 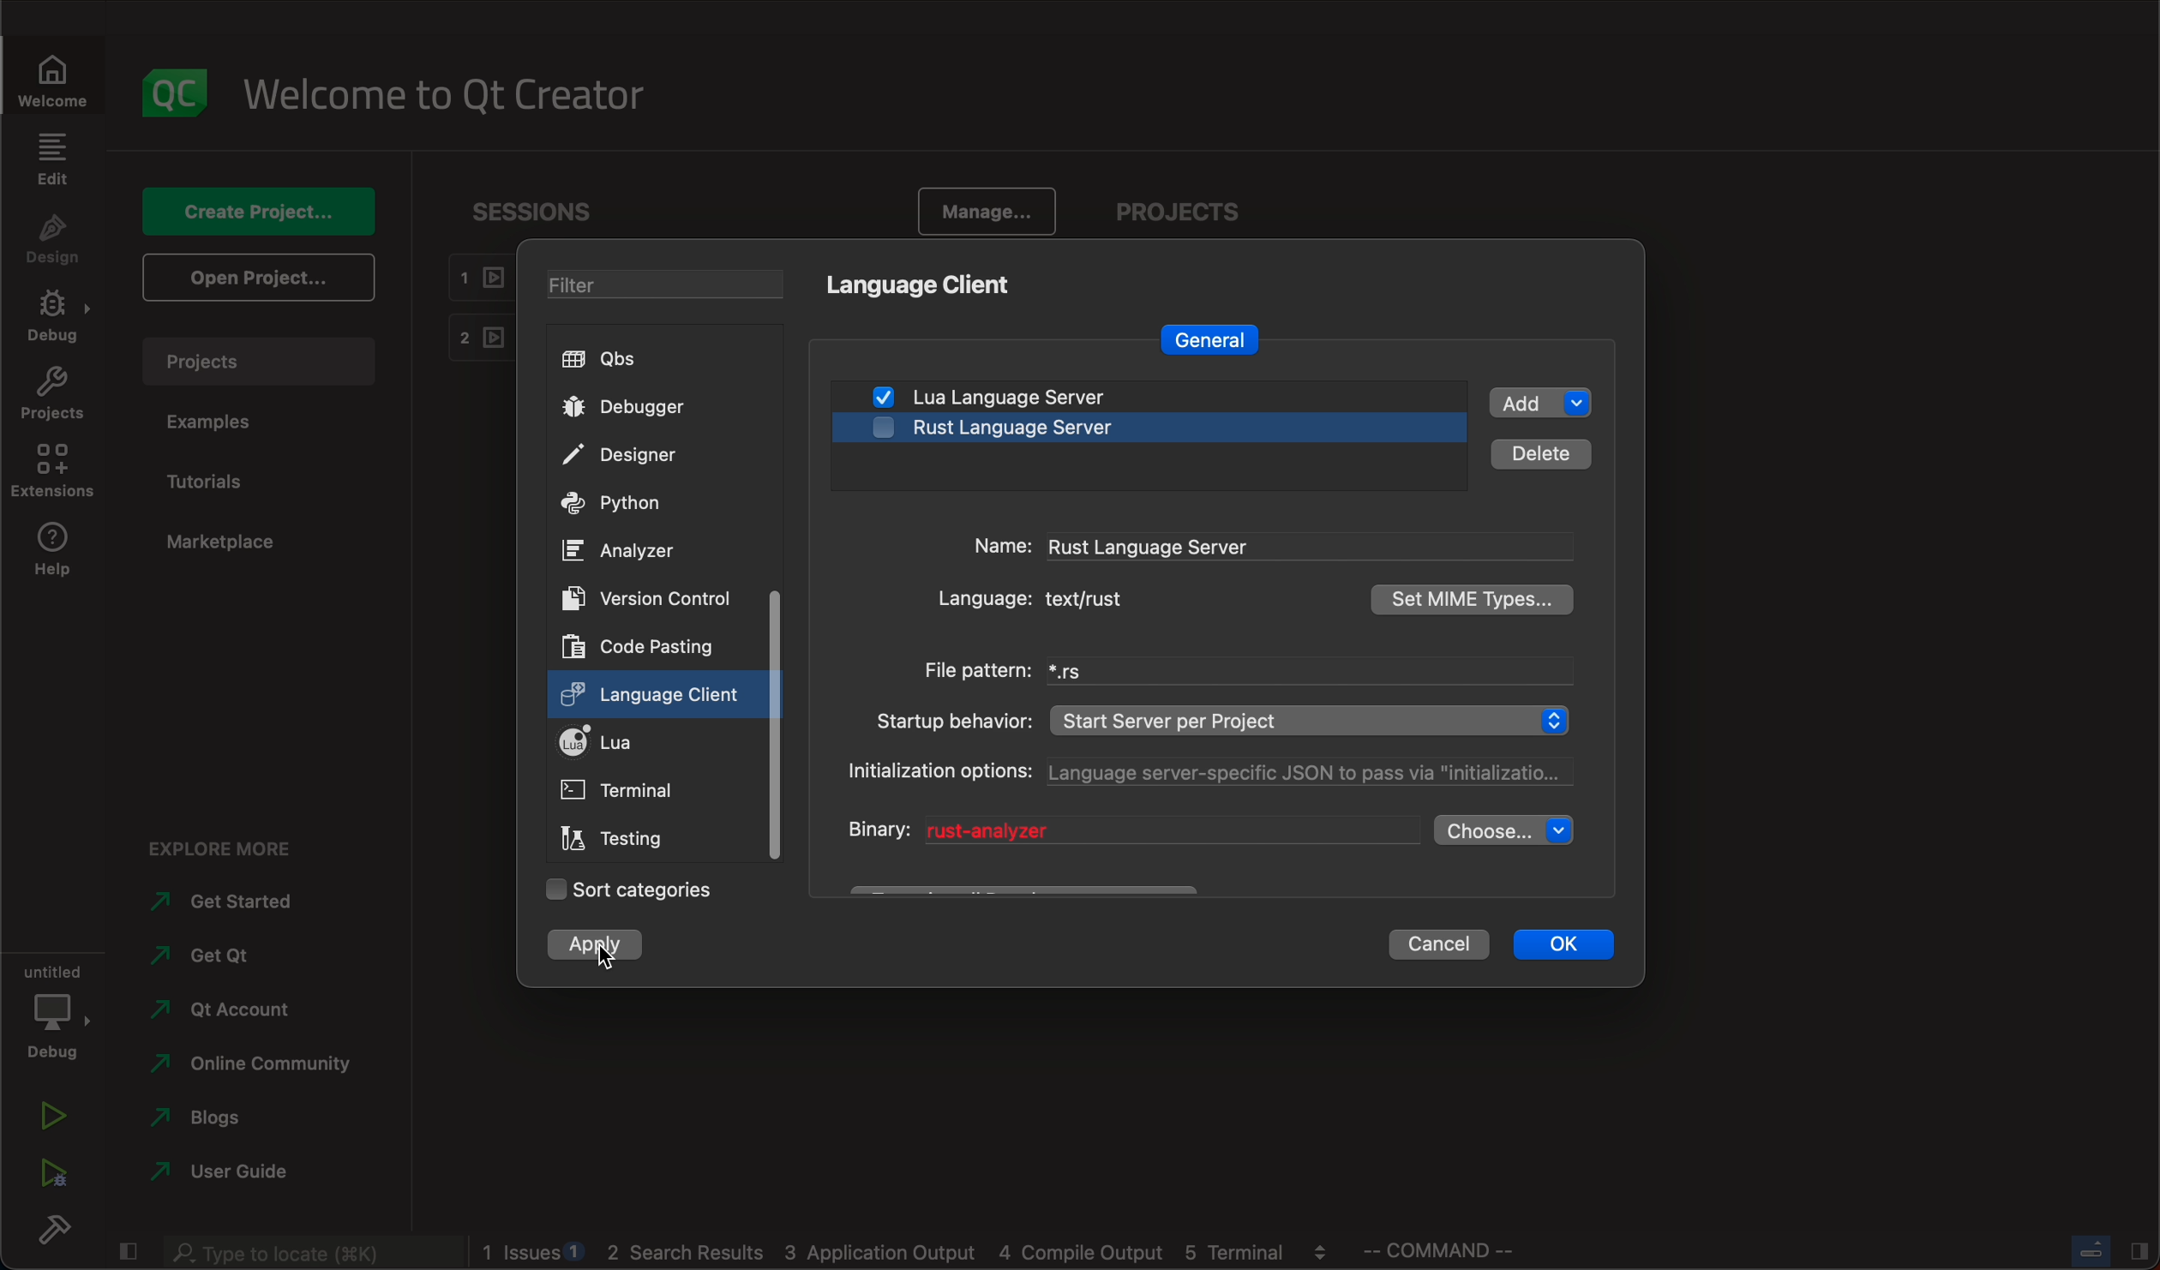 What do you see at coordinates (54, 158) in the screenshot?
I see `edit` at bounding box center [54, 158].